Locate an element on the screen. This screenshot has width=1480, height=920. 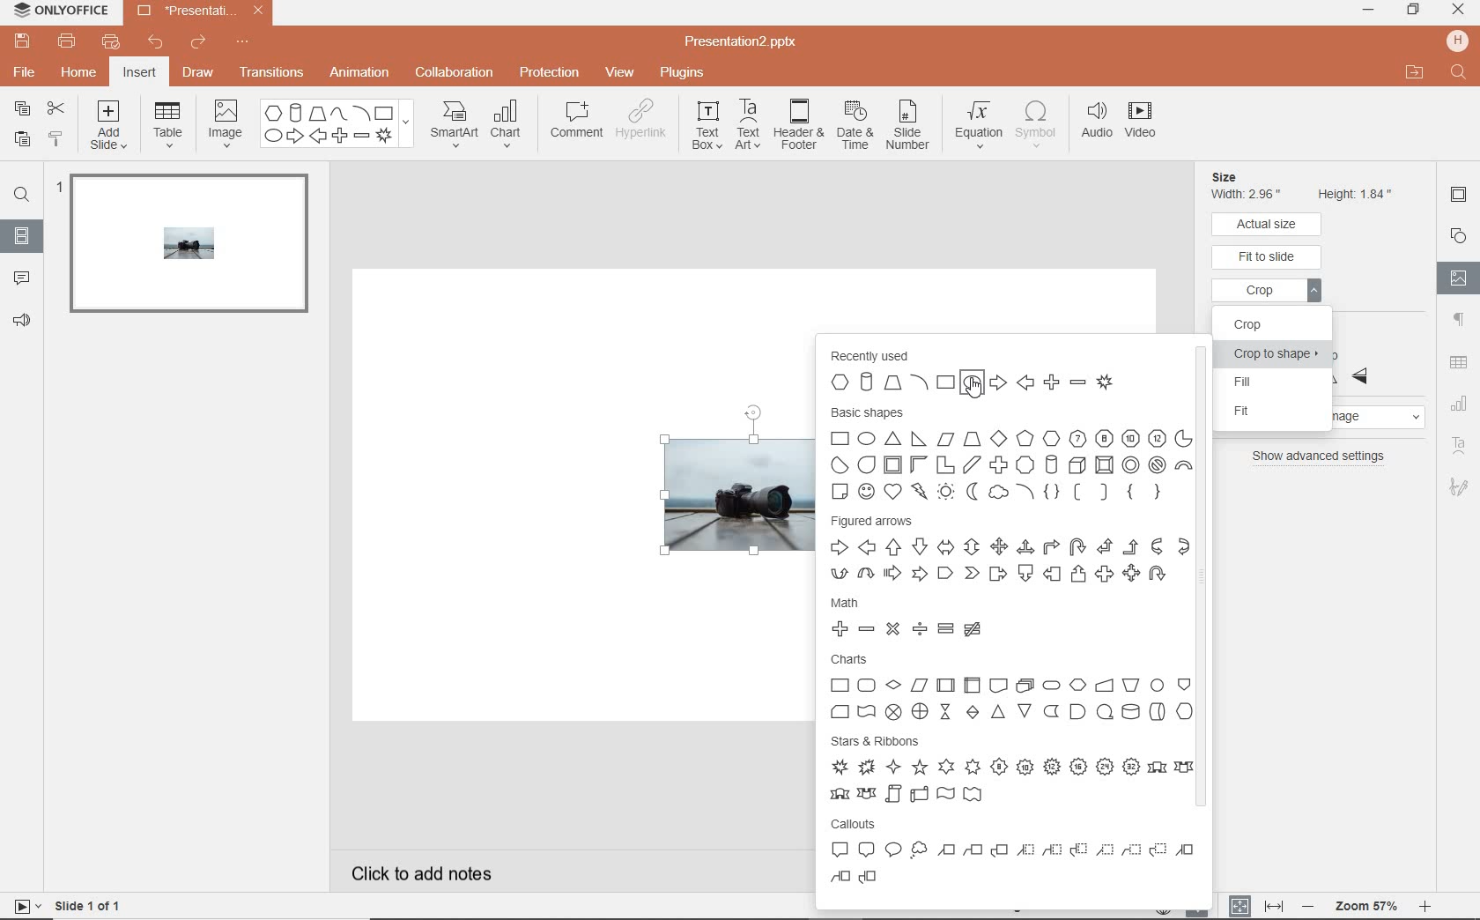
fit is located at coordinates (1285, 412).